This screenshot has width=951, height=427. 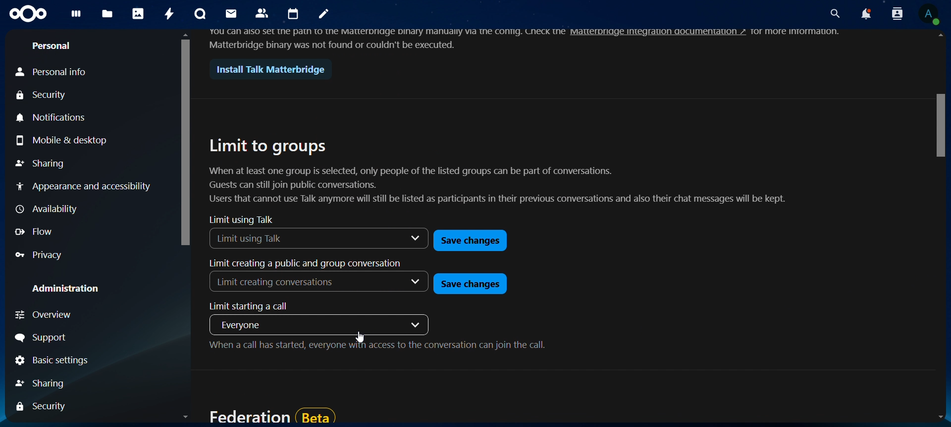 What do you see at coordinates (376, 347) in the screenshot?
I see `when a call has started, everyone with access to the conversation can join the call` at bounding box center [376, 347].